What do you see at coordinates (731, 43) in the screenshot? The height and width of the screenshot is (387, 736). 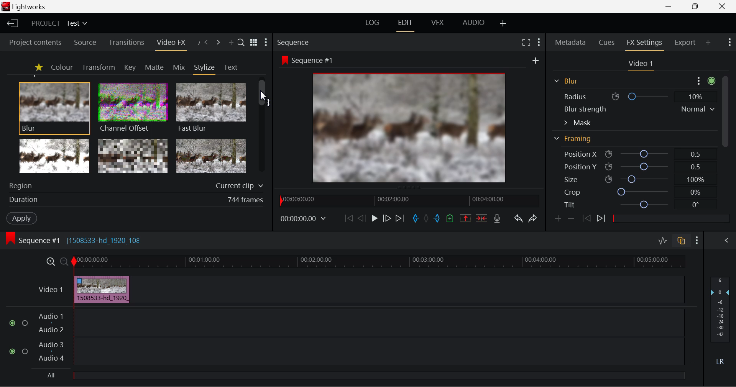 I see `Show Settings` at bounding box center [731, 43].